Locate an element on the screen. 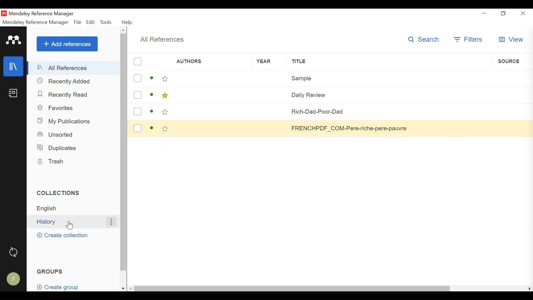  Source is located at coordinates (512, 77).